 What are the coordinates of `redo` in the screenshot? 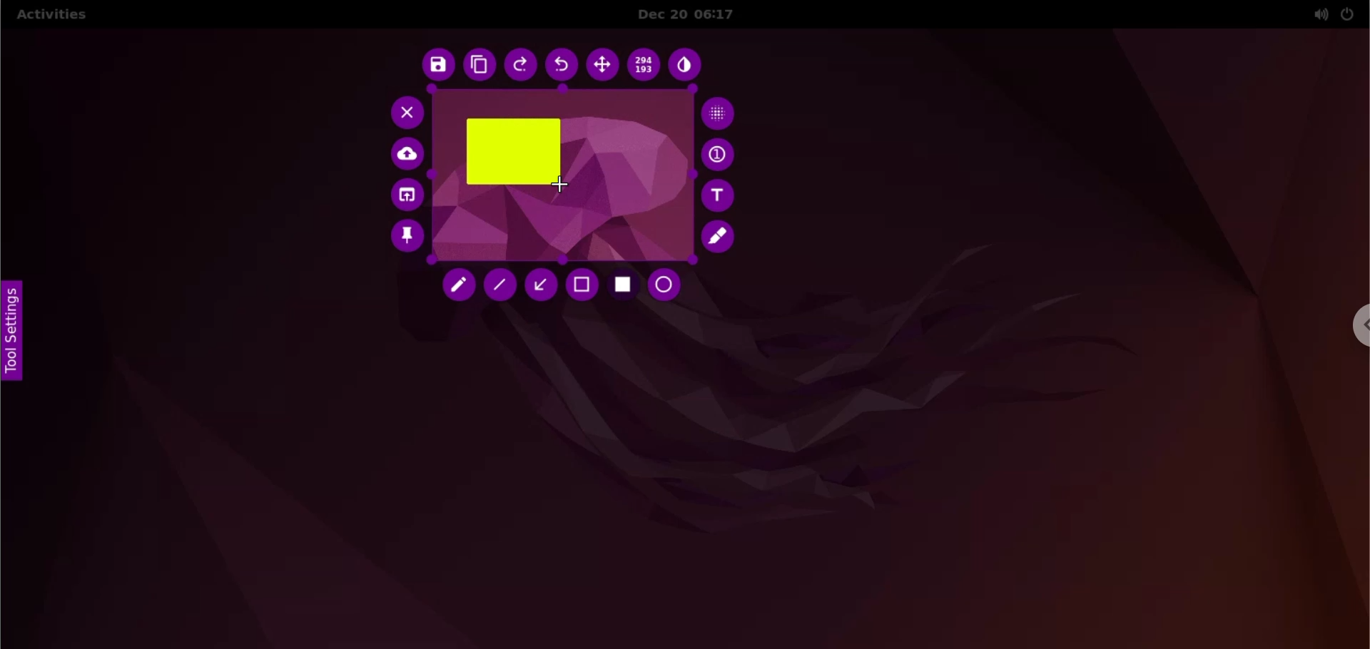 It's located at (522, 66).